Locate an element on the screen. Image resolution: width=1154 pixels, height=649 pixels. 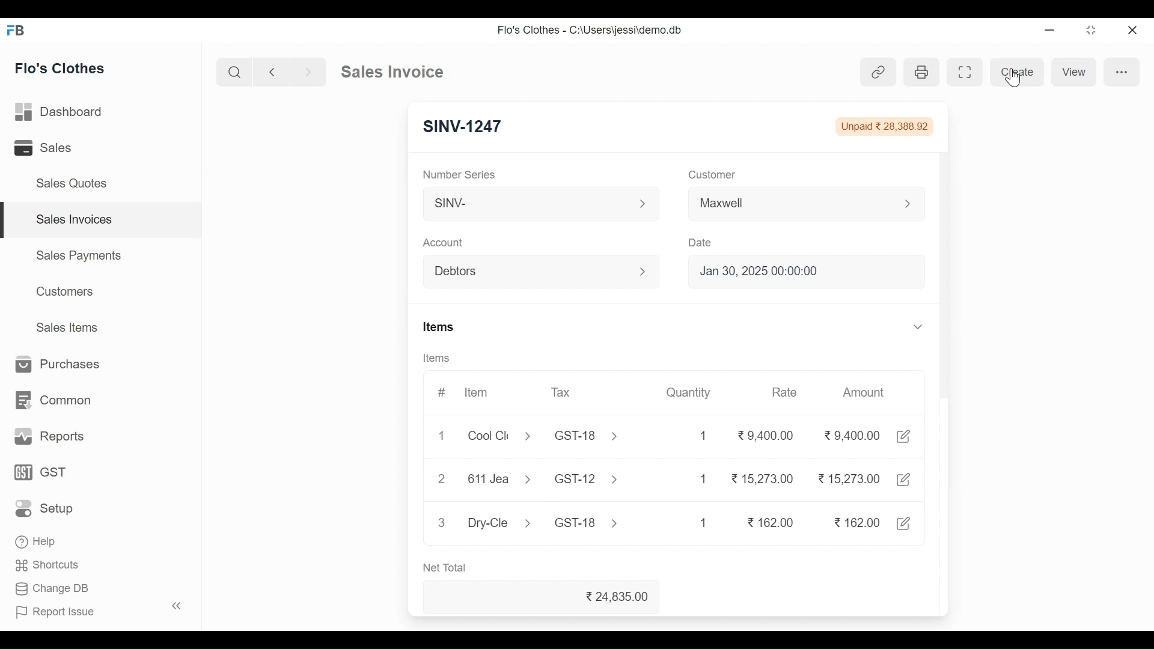
Quantity is located at coordinates (694, 392).